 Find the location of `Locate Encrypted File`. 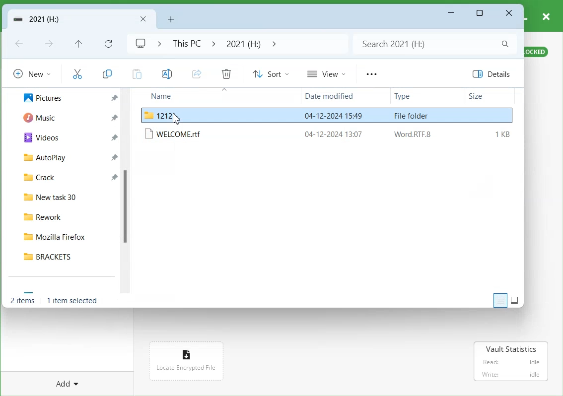

Locate Encrypted File is located at coordinates (185, 368).